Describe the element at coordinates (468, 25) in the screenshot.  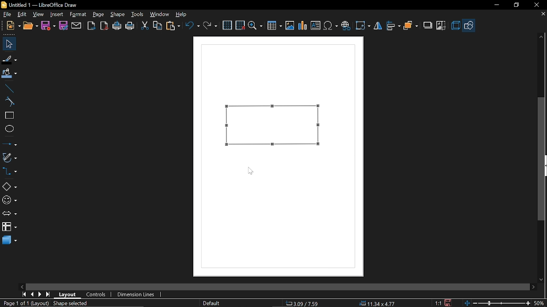
I see `shapes` at that location.